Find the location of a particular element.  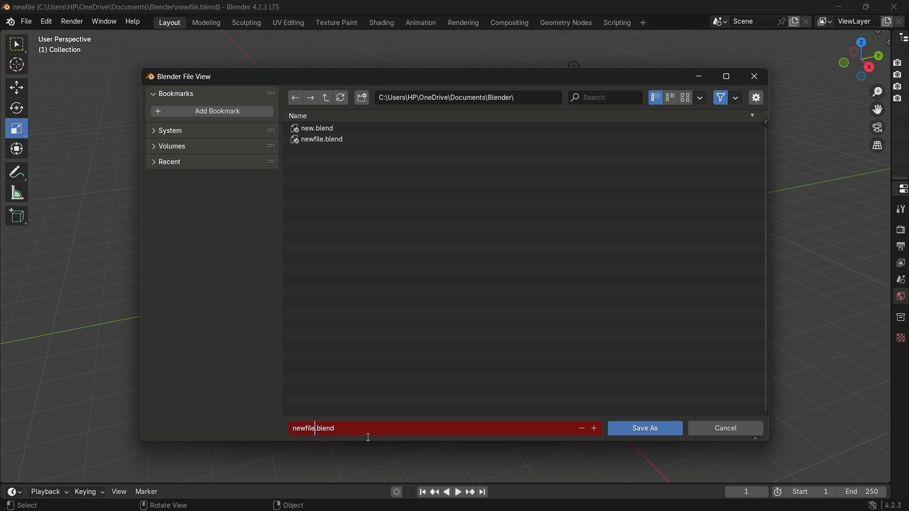

toggle region is located at coordinates (755, 97).